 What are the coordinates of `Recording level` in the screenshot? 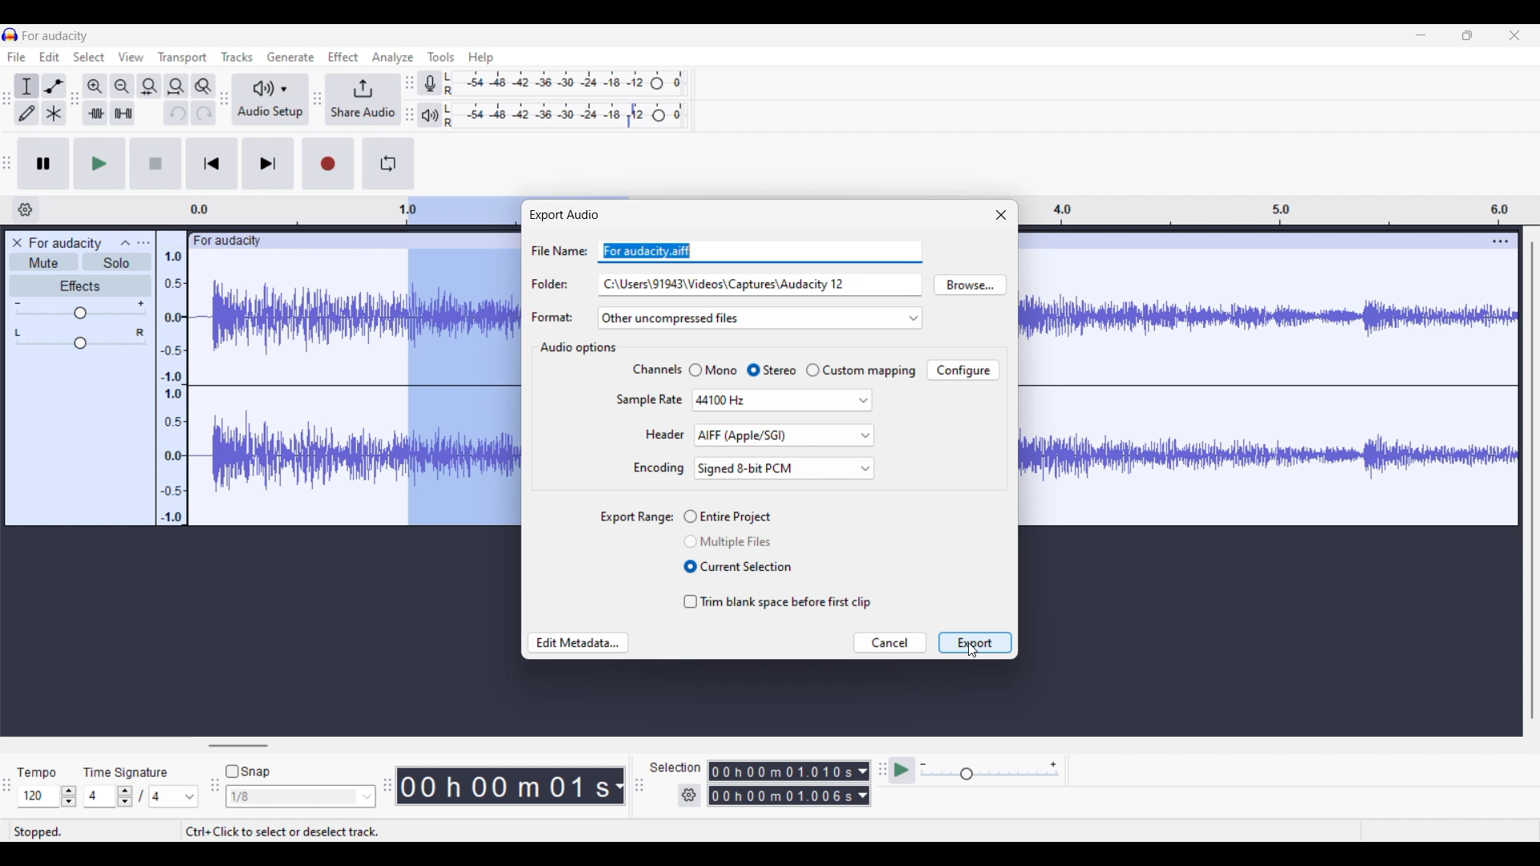 It's located at (565, 83).